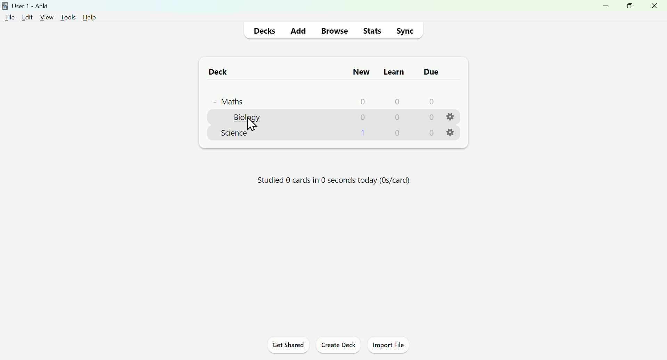 The image size is (667, 360). I want to click on 0, so click(430, 118).